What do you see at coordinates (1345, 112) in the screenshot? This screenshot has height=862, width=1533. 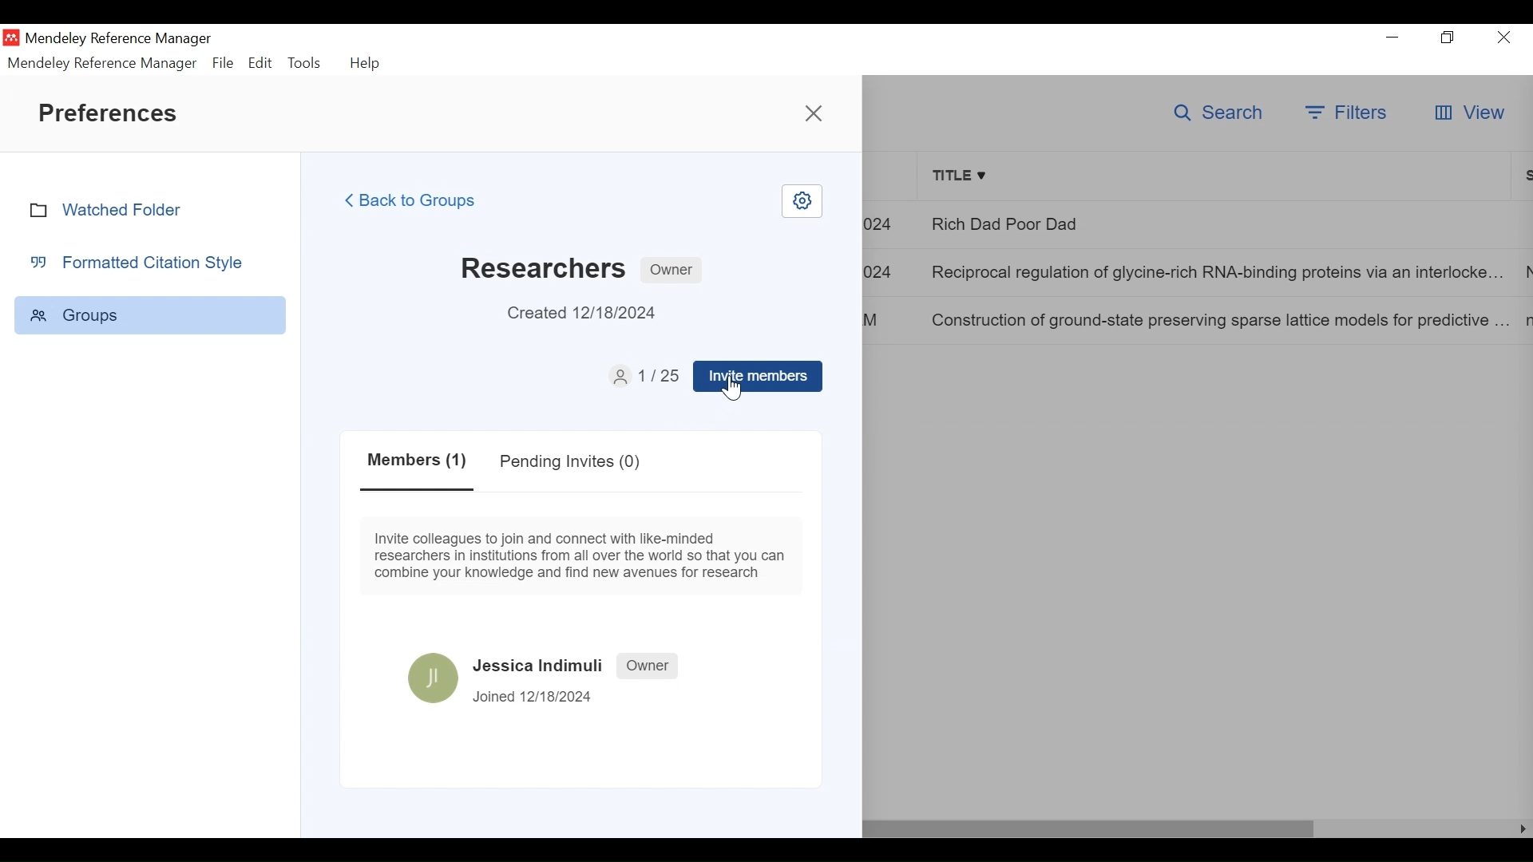 I see `Filters` at bounding box center [1345, 112].